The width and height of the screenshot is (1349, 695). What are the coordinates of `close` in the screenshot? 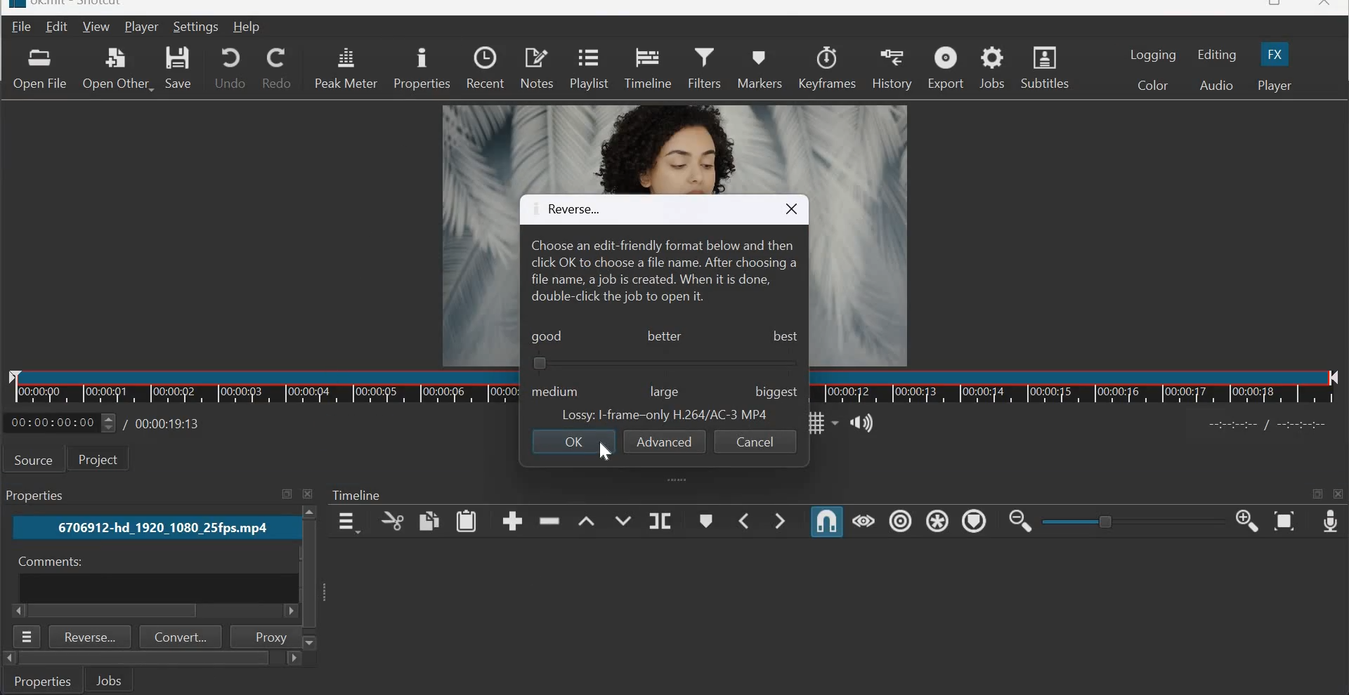 It's located at (310, 494).